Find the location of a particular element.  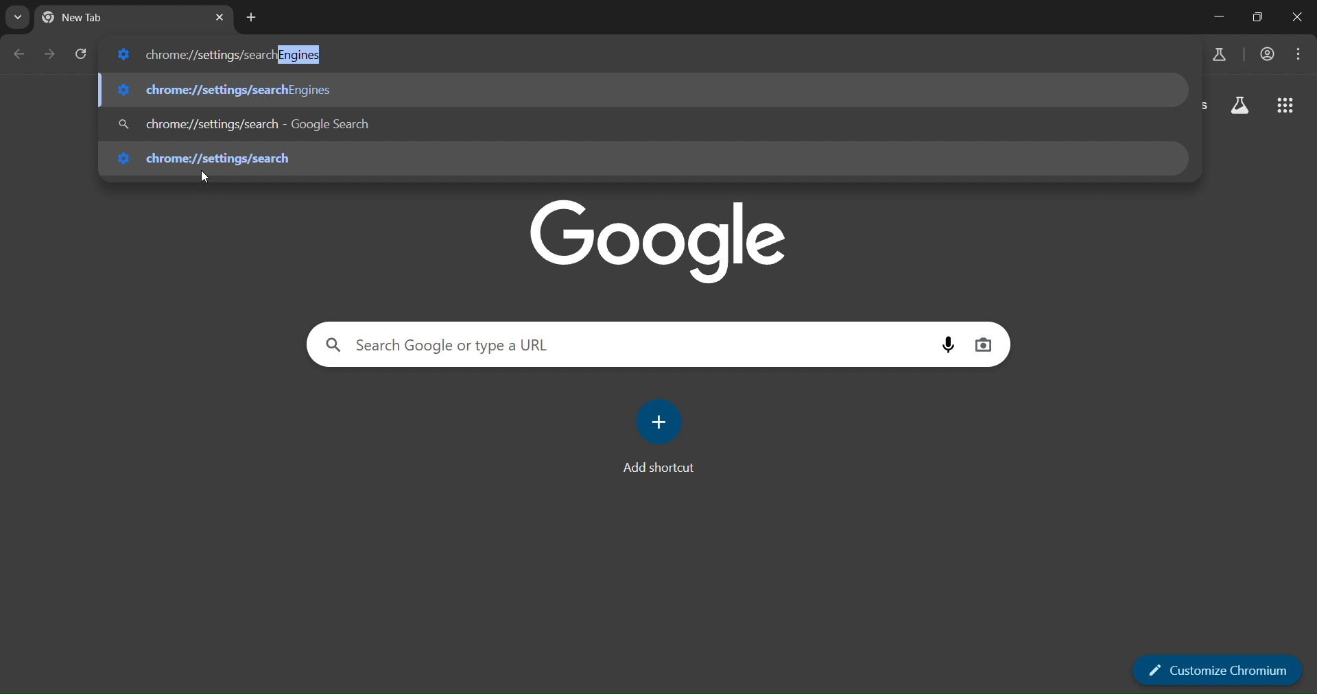

go forward 1 page is located at coordinates (49, 53).